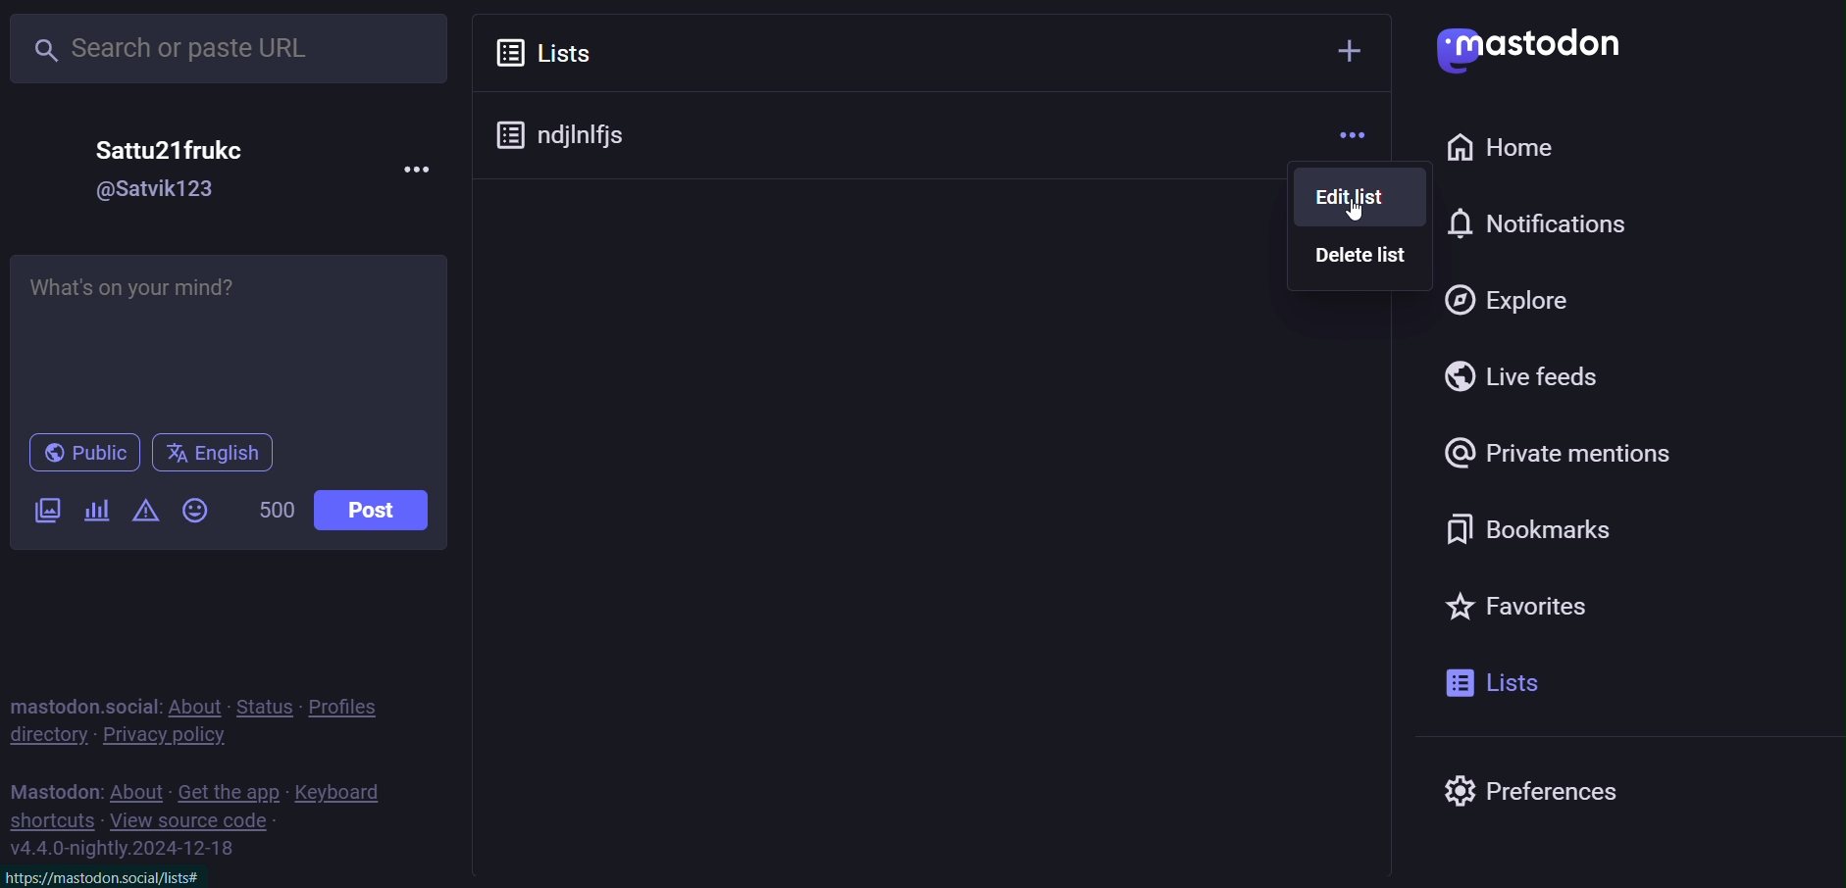 This screenshot has width=1846, height=888. I want to click on private mention, so click(1564, 456).